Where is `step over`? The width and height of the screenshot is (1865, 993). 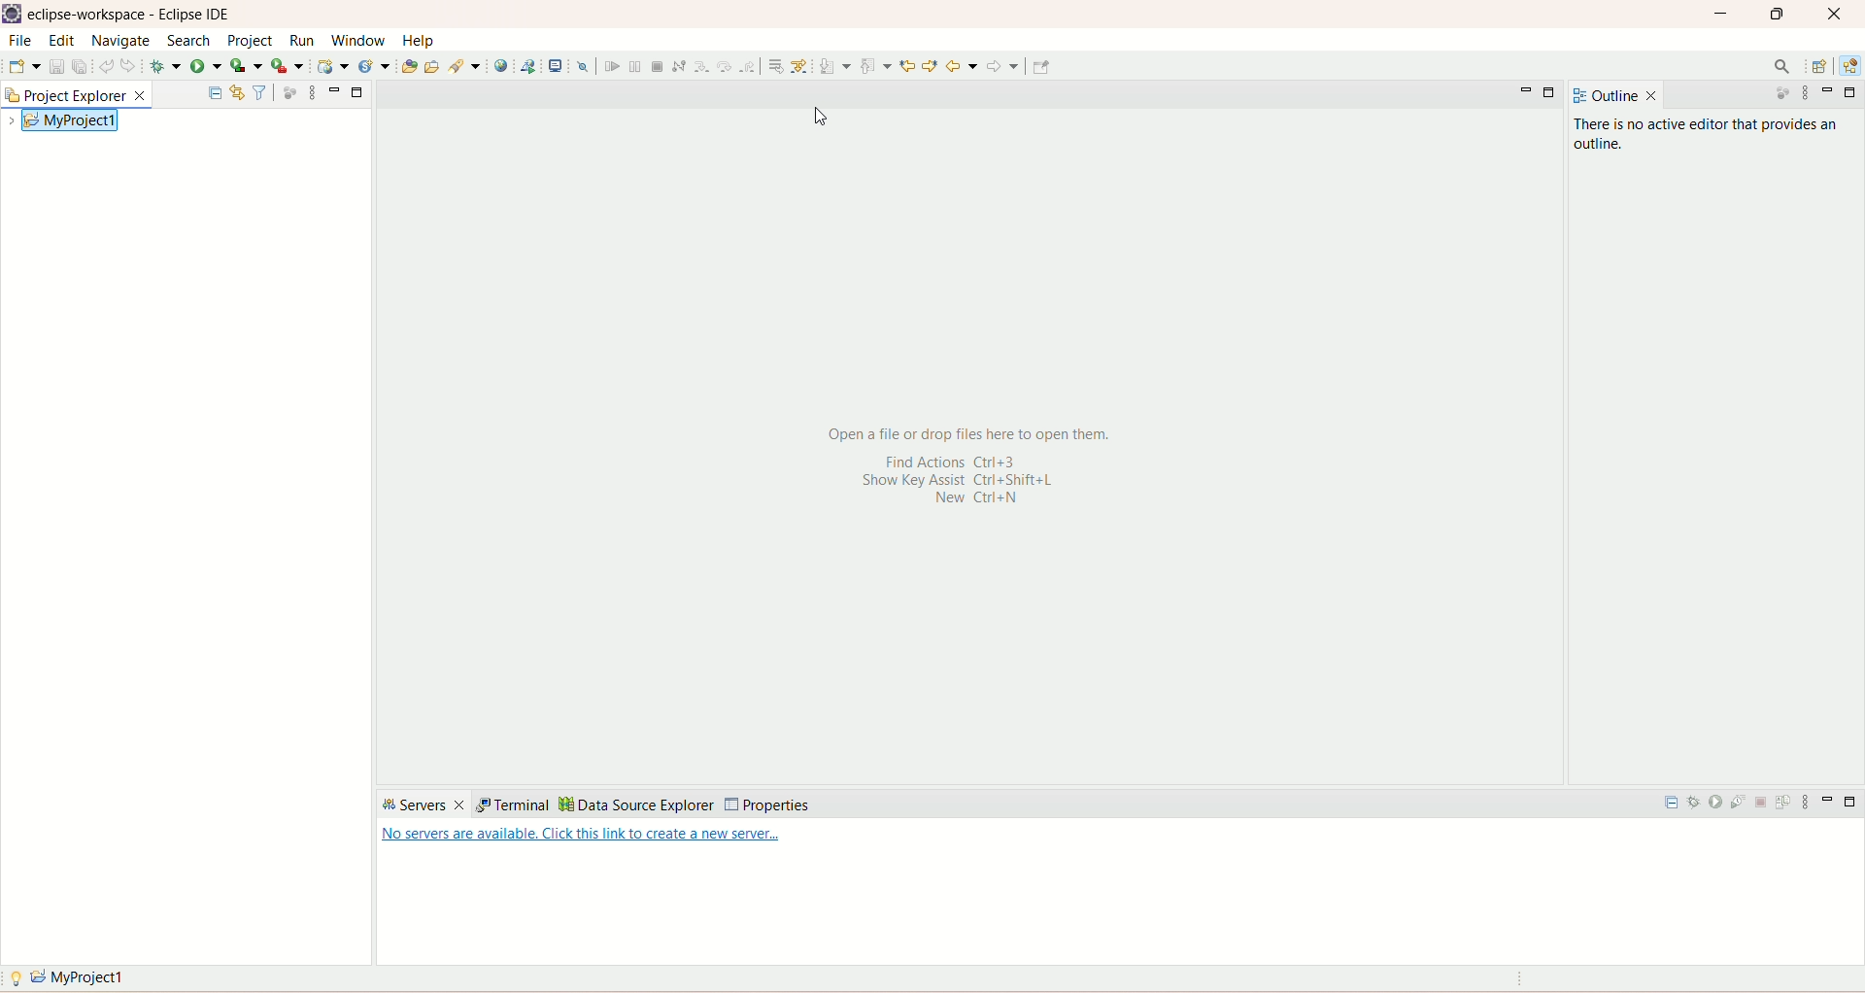 step over is located at coordinates (725, 66).